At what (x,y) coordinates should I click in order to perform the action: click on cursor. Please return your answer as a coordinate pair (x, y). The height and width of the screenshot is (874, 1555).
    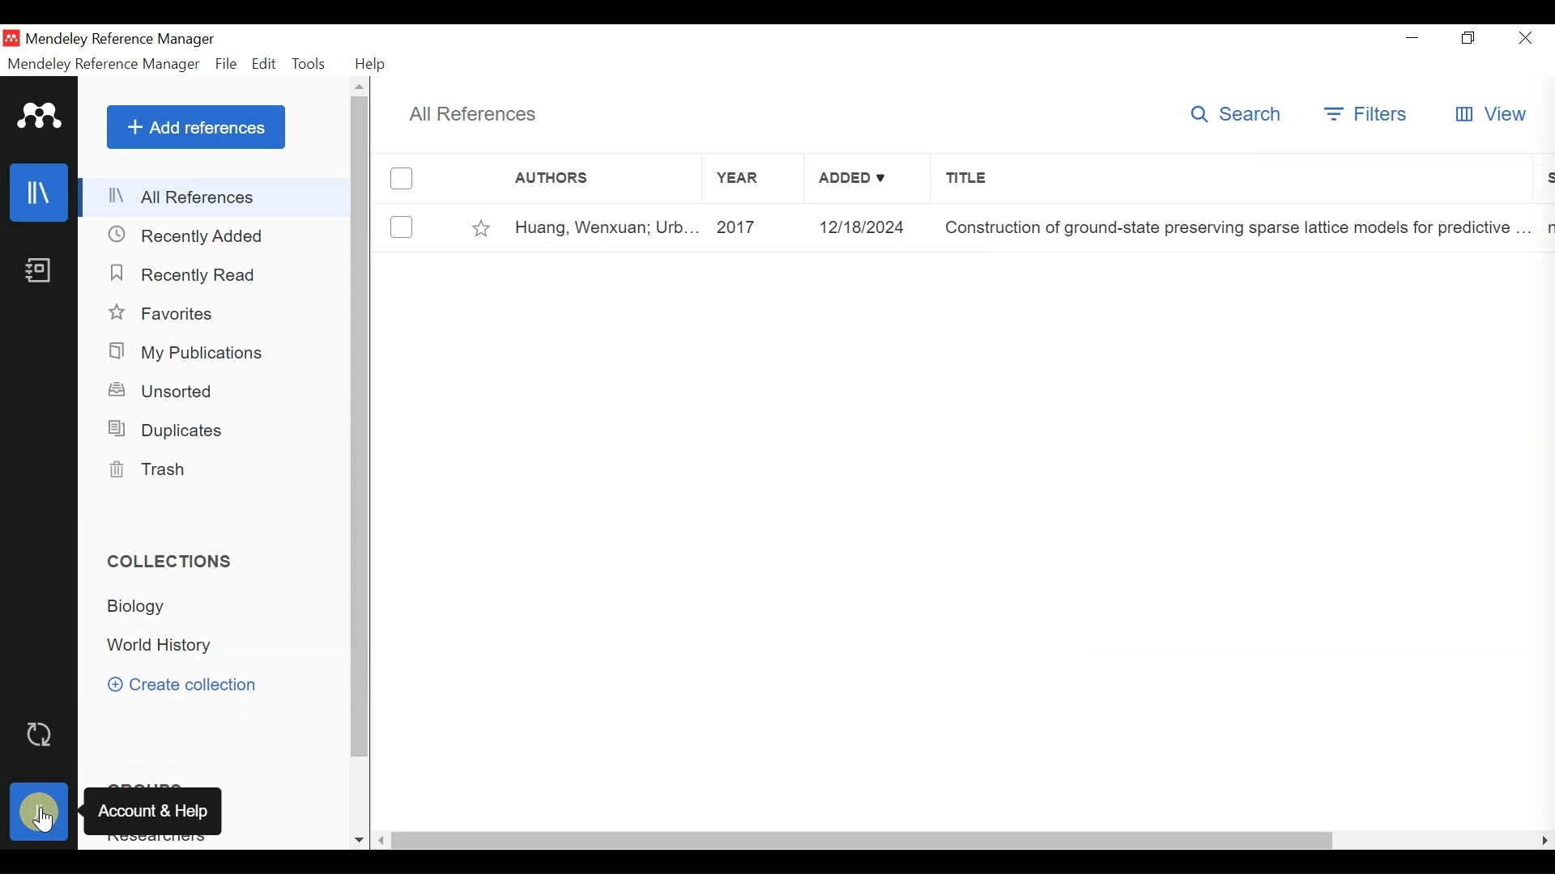
    Looking at the image, I should click on (46, 821).